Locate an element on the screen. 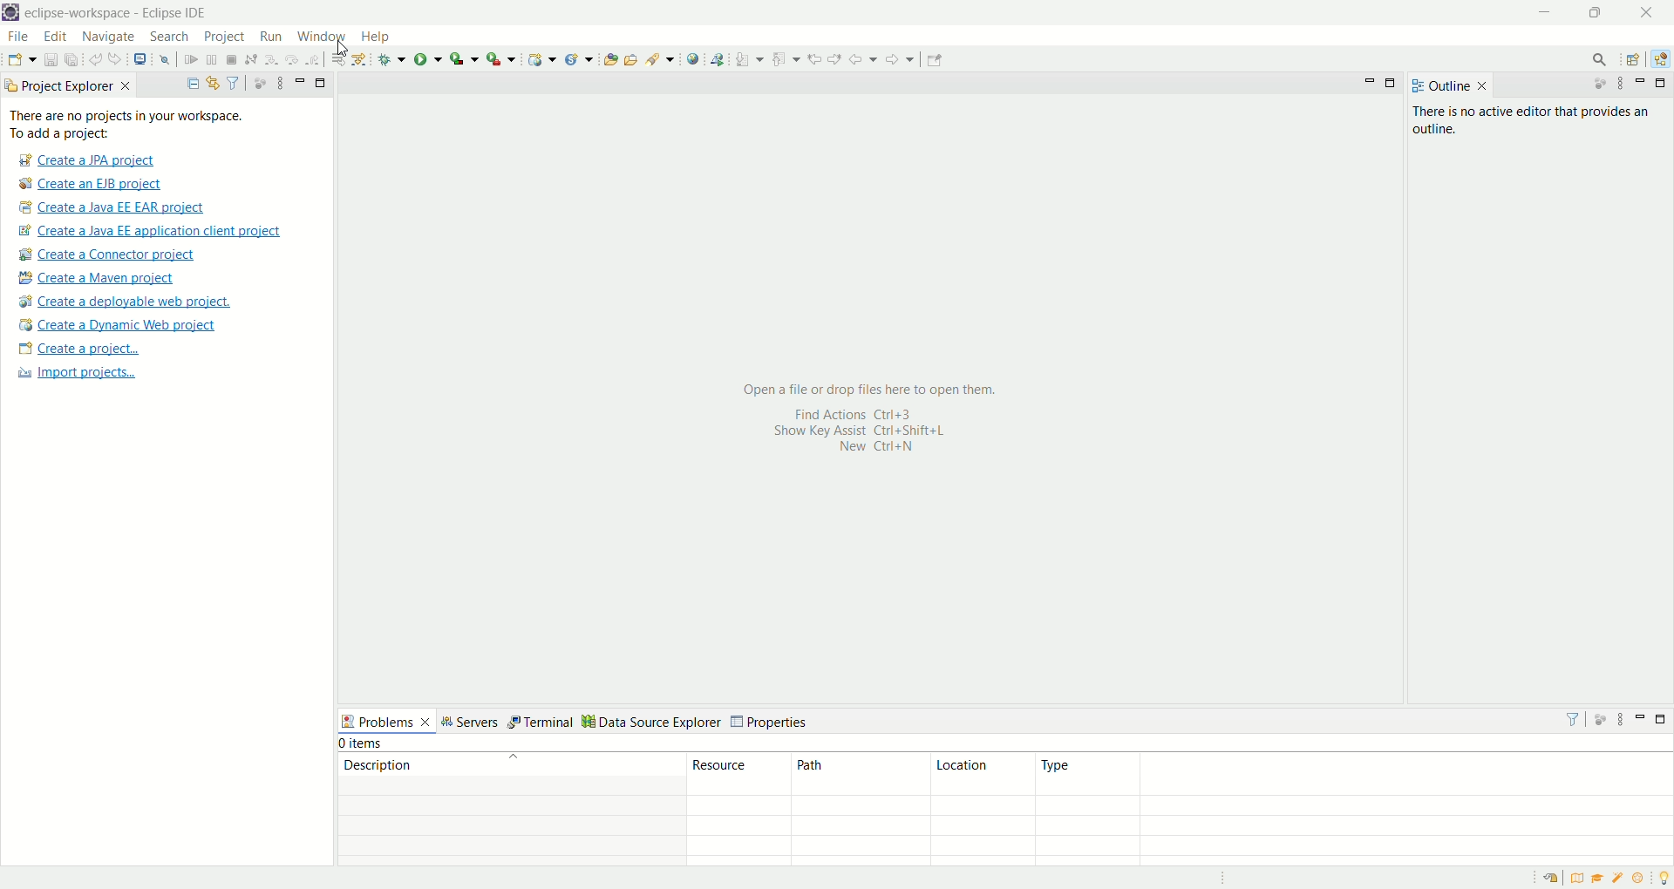 This screenshot has height=889, width=1674. tip of the day is located at coordinates (1663, 879).